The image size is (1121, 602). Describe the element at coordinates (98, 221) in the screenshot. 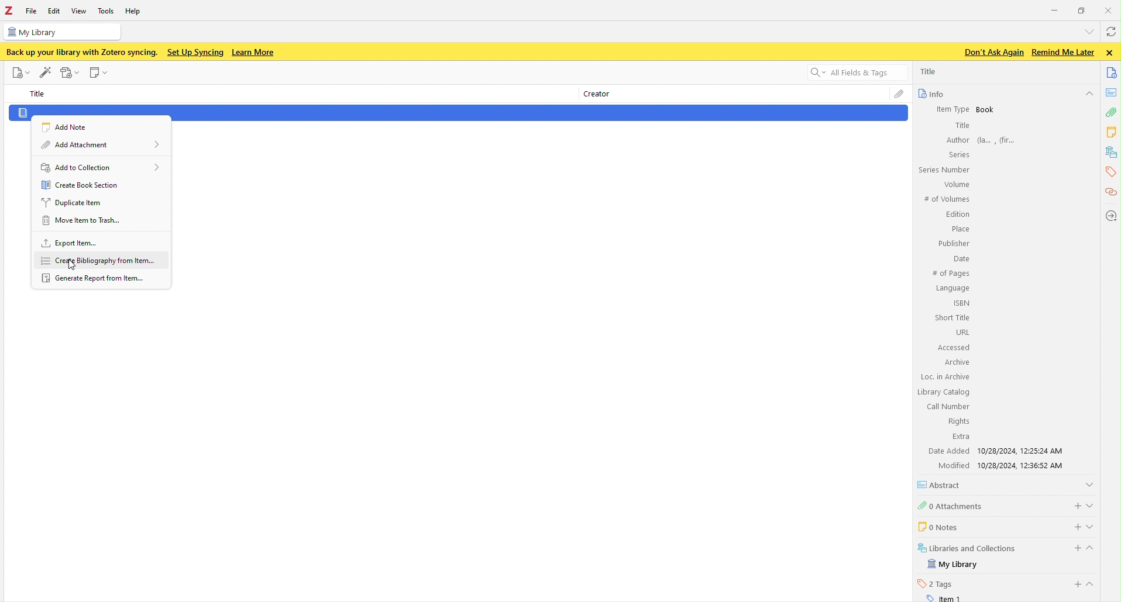

I see `move item to trash` at that location.